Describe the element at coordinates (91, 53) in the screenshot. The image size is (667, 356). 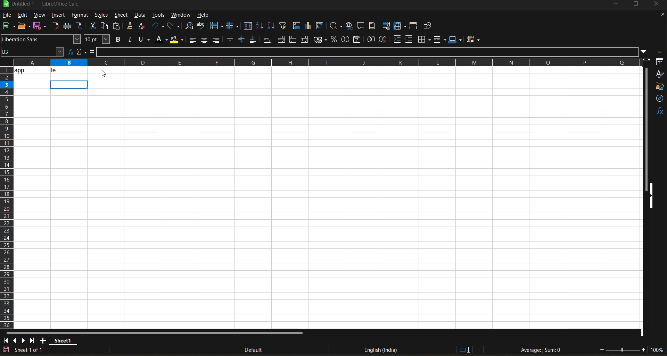
I see `formula` at that location.